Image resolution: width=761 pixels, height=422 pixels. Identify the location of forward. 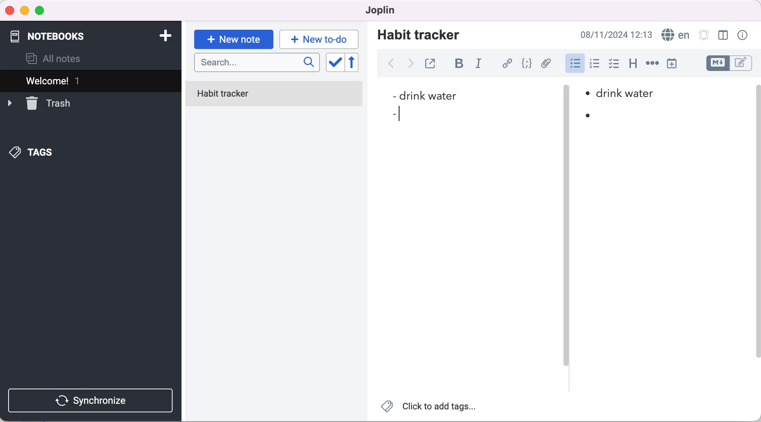
(409, 66).